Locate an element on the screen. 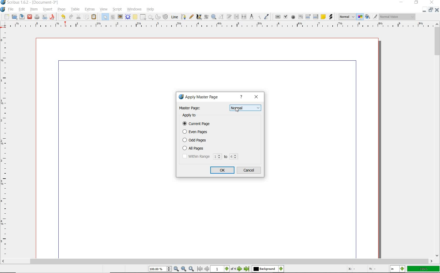  shape is located at coordinates (142, 17).